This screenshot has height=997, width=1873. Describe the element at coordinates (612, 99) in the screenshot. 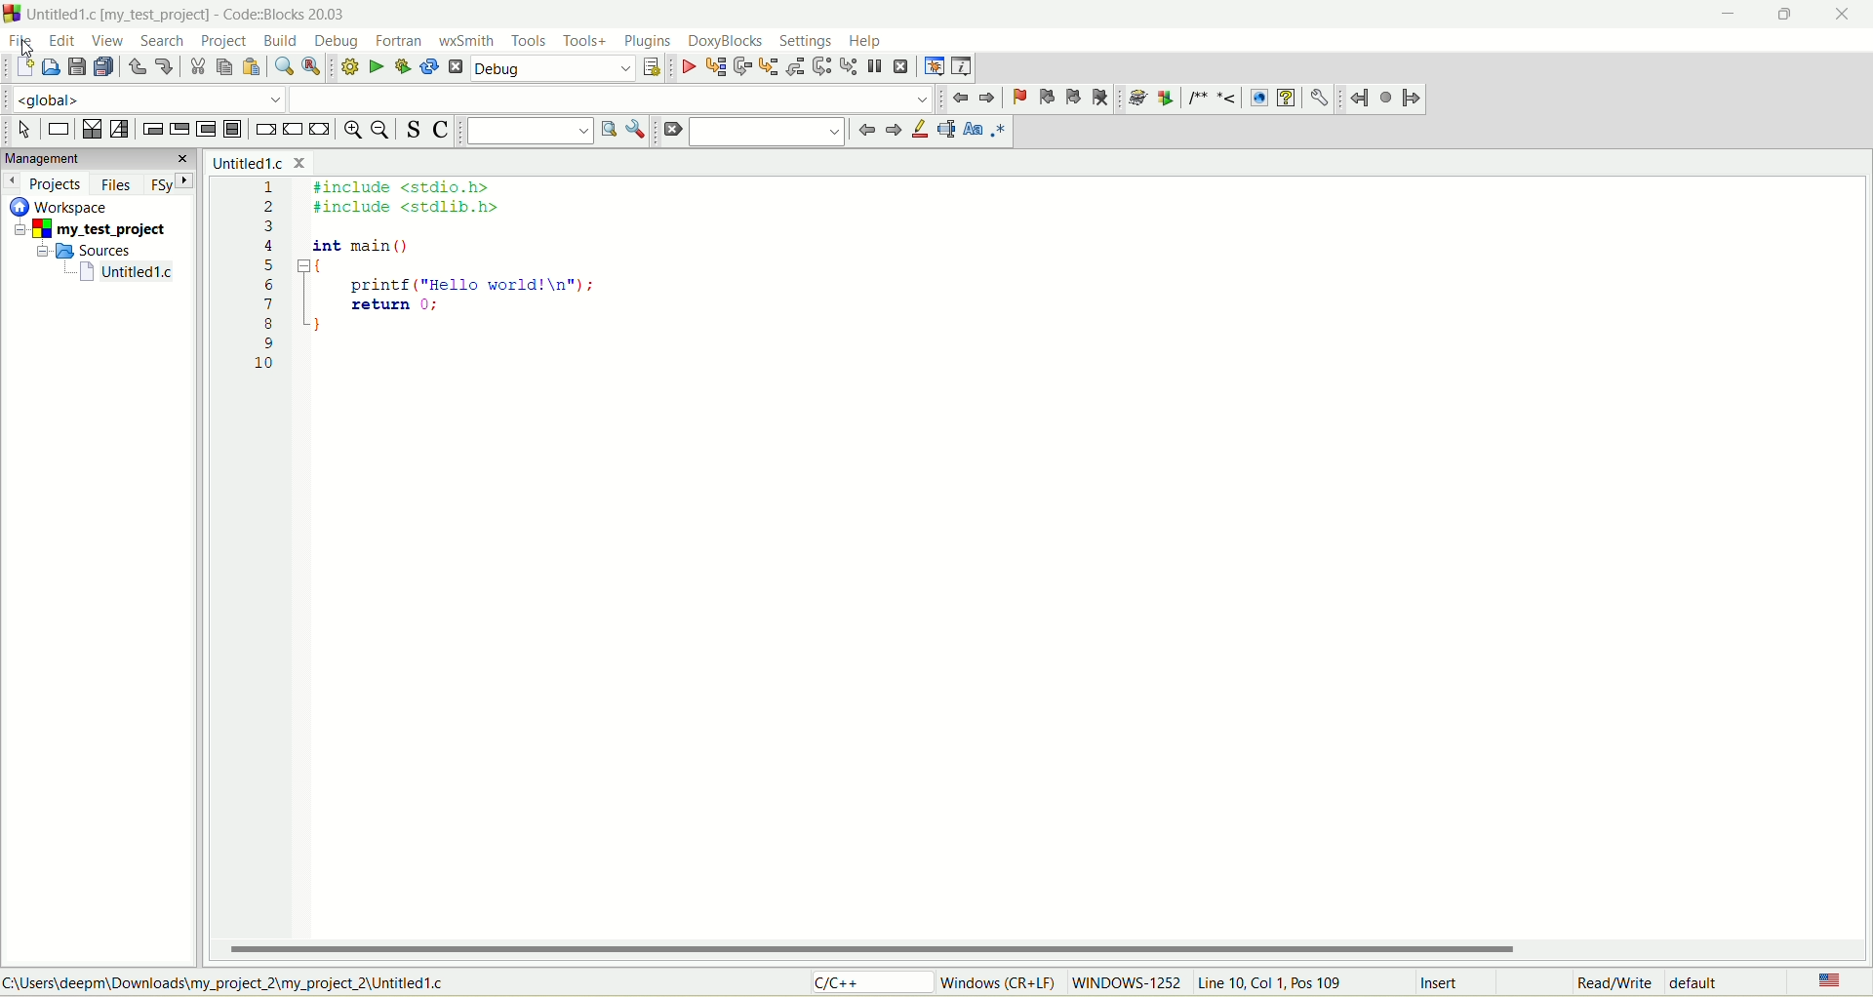

I see `blank space` at that location.